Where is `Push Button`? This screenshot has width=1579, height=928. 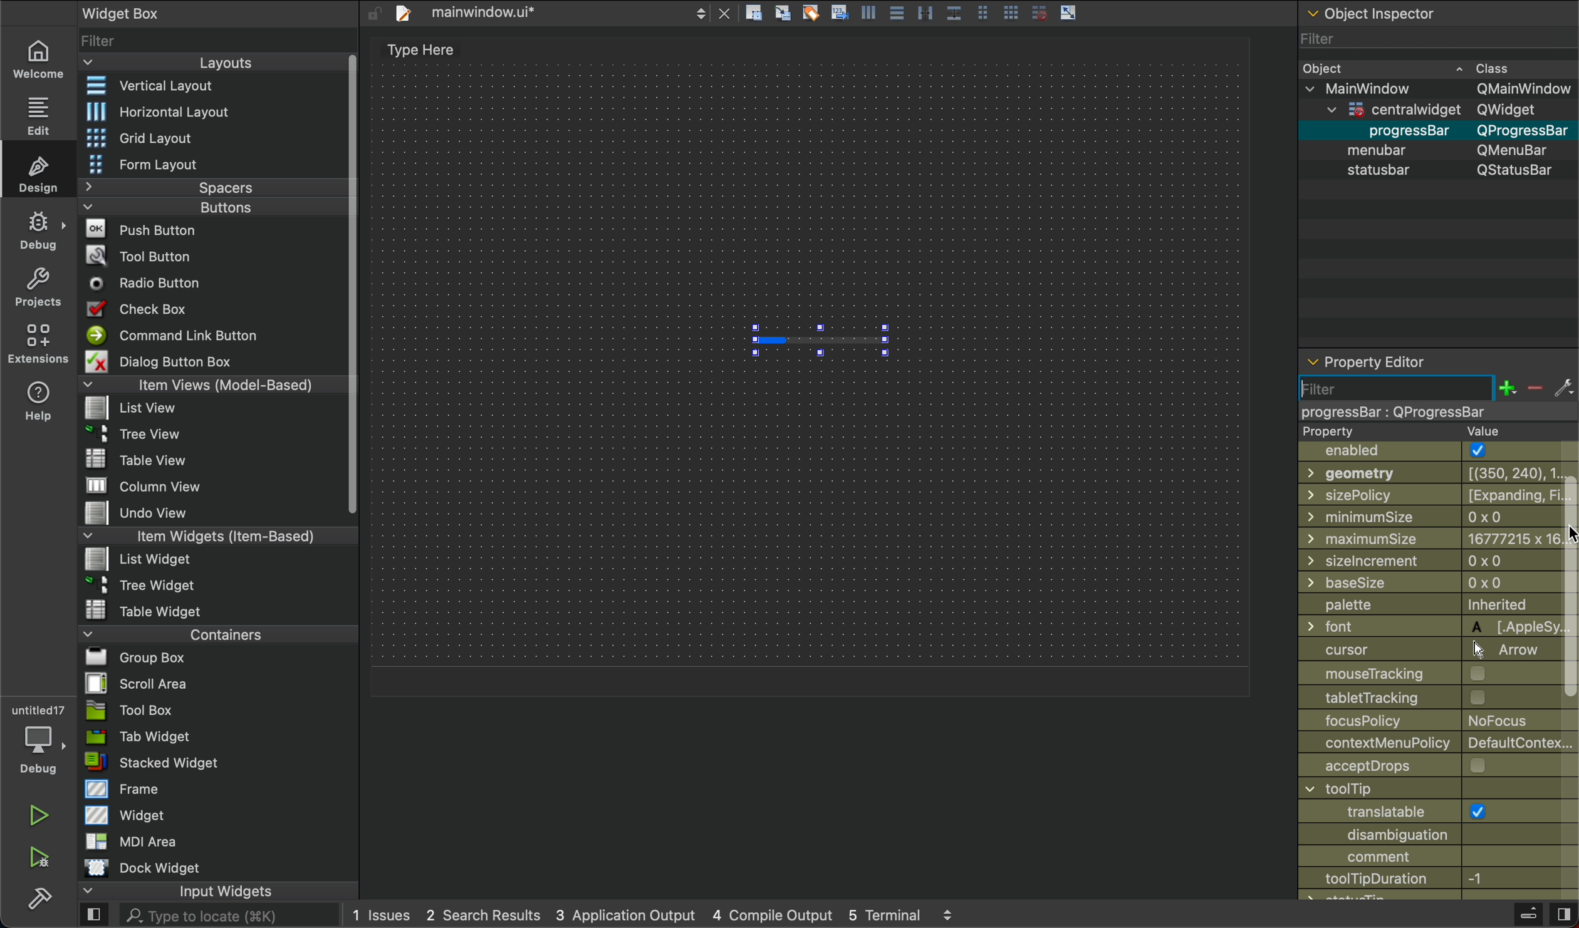 Push Button is located at coordinates (145, 228).